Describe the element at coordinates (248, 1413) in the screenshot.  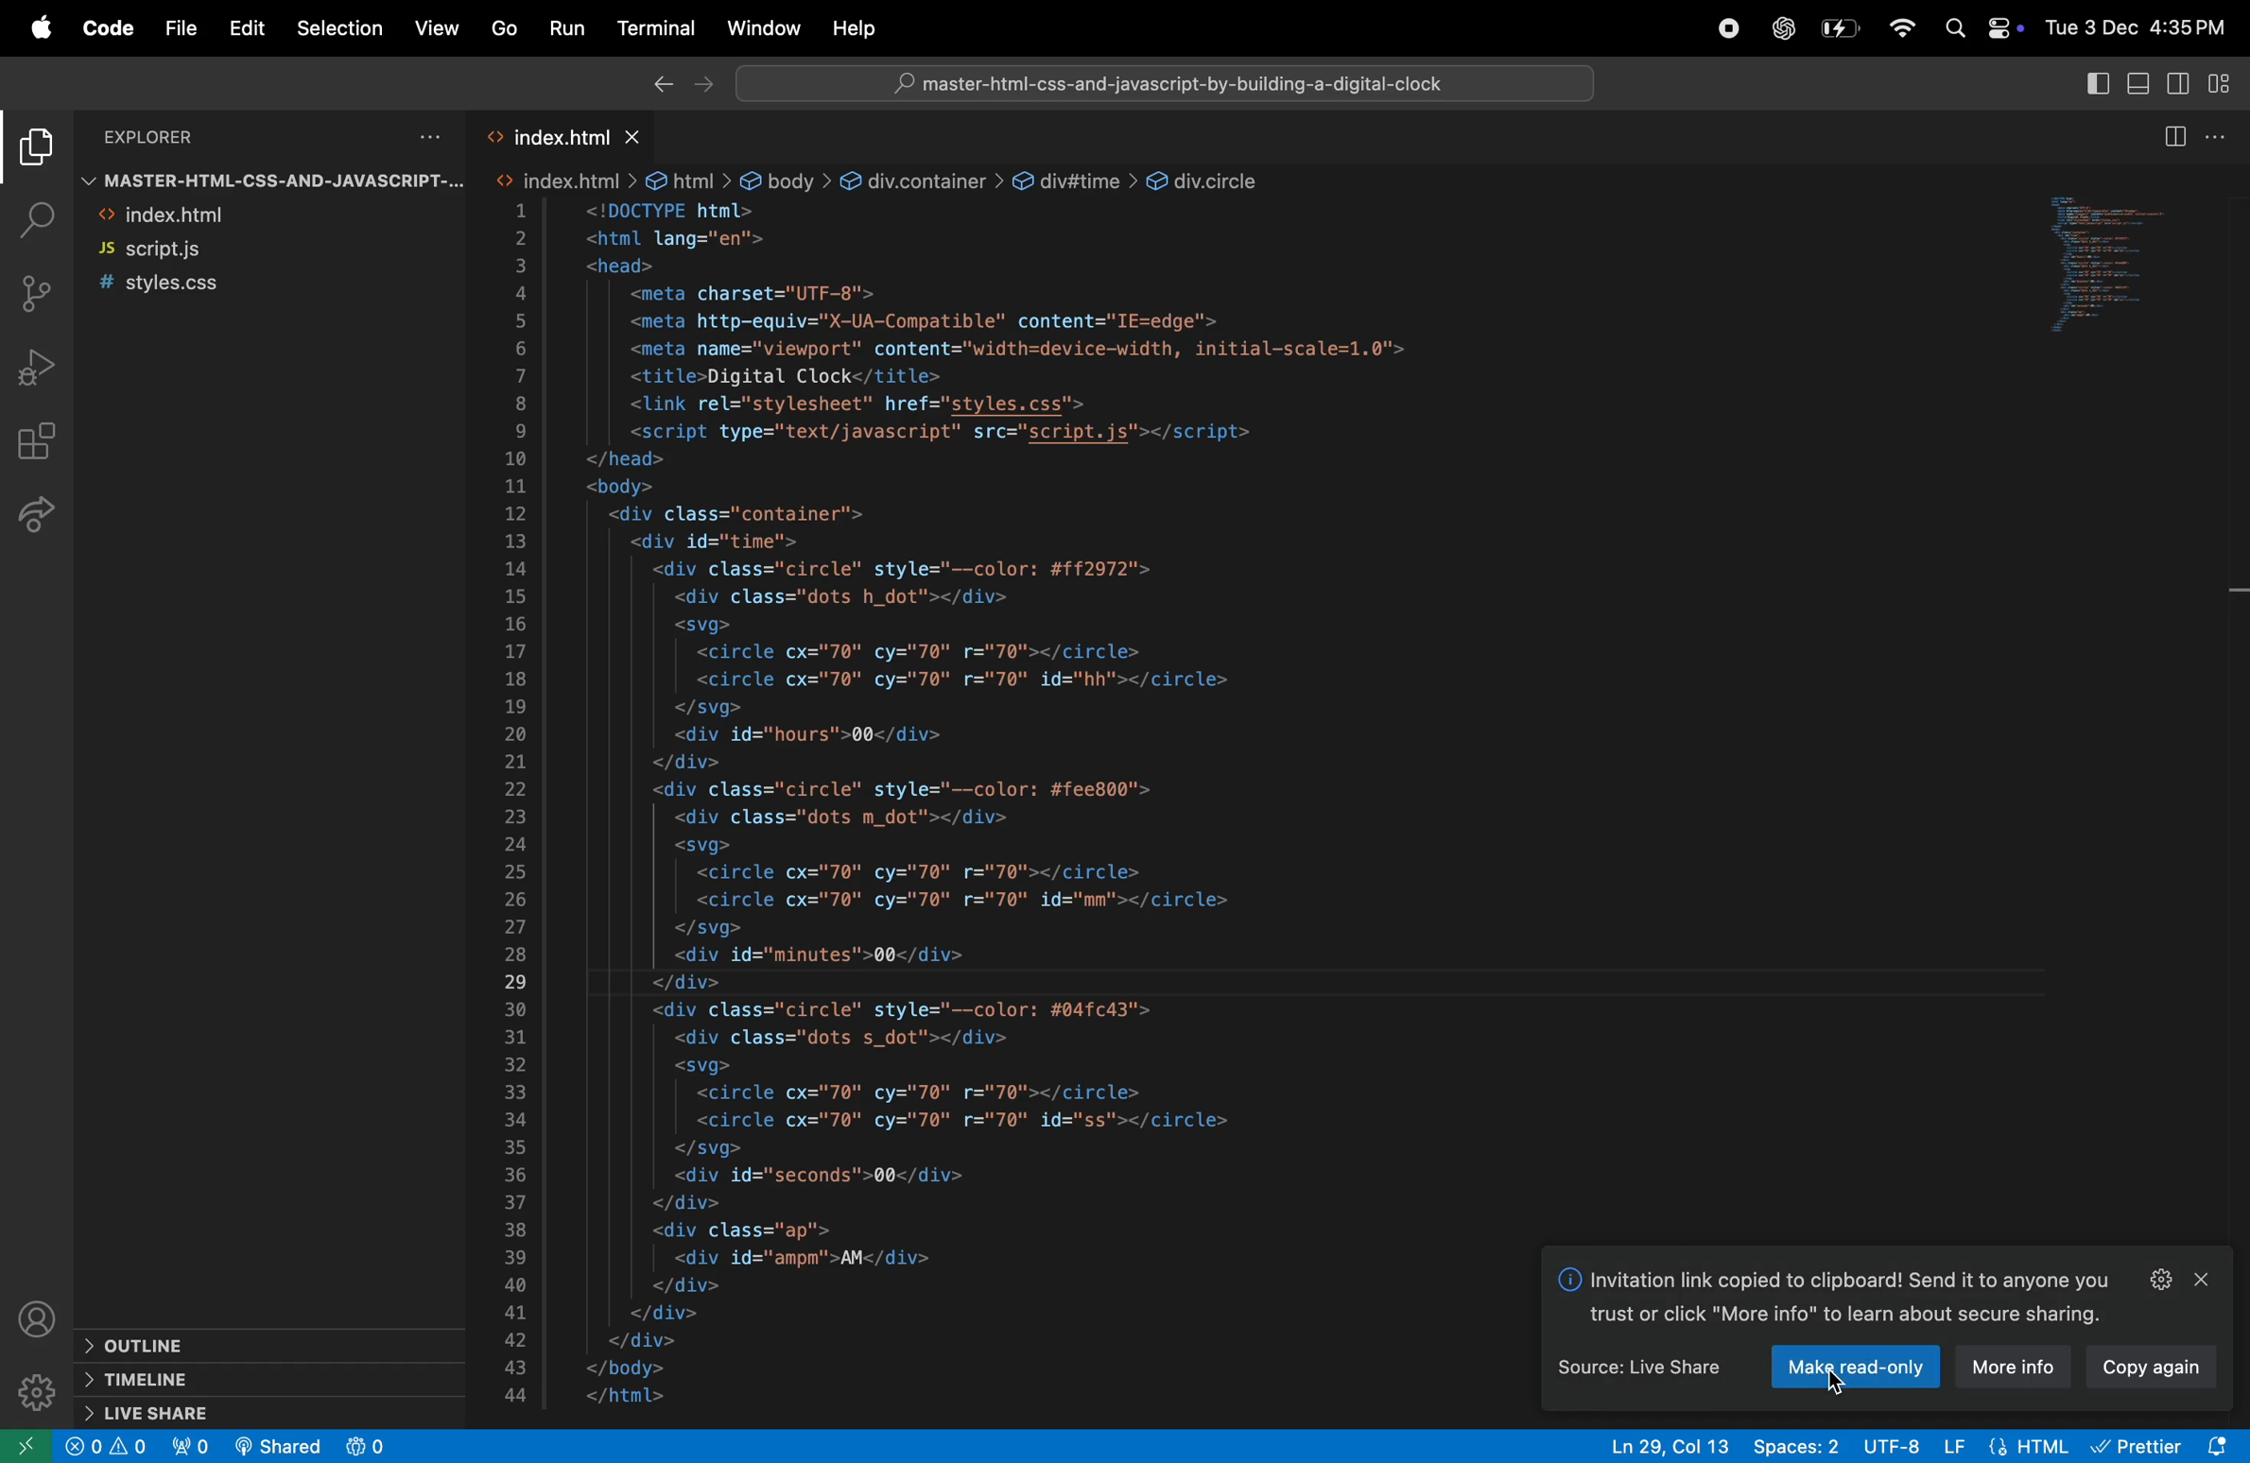
I see `live share` at that location.